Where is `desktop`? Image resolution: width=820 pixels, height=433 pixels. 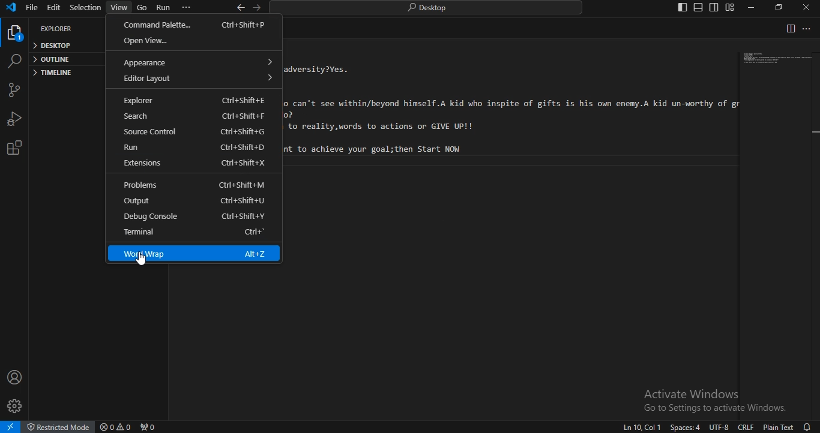
desktop is located at coordinates (53, 46).